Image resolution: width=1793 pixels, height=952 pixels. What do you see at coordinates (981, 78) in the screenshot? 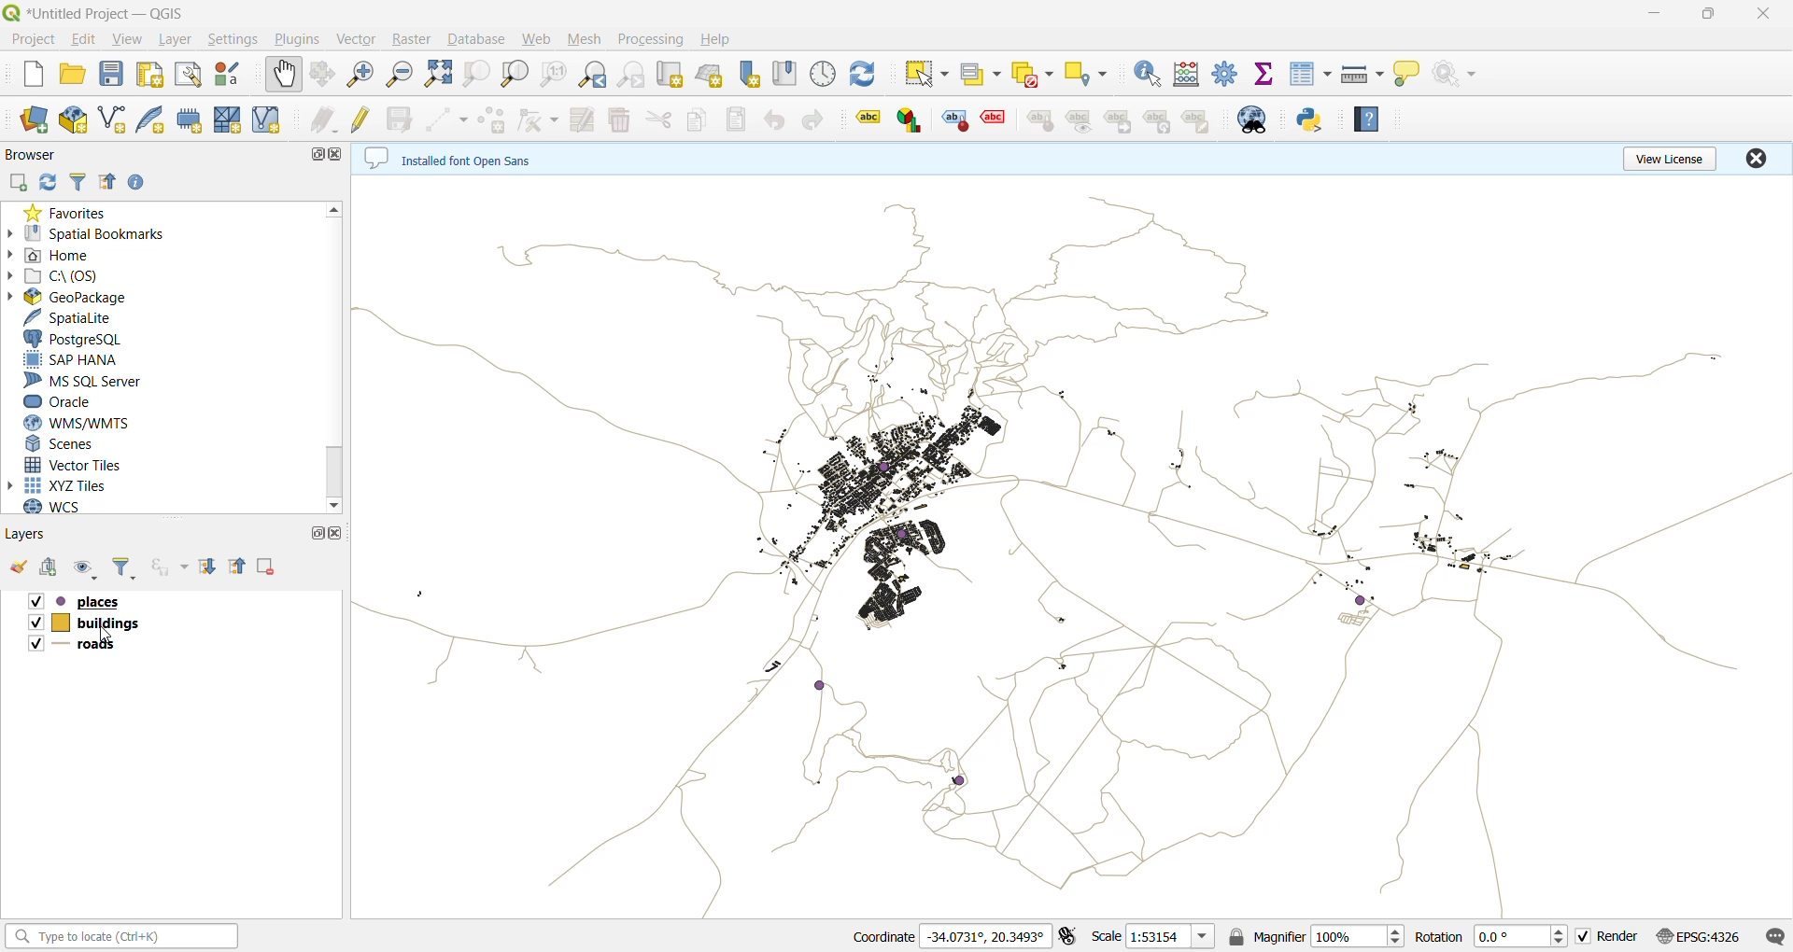
I see `select value` at bounding box center [981, 78].